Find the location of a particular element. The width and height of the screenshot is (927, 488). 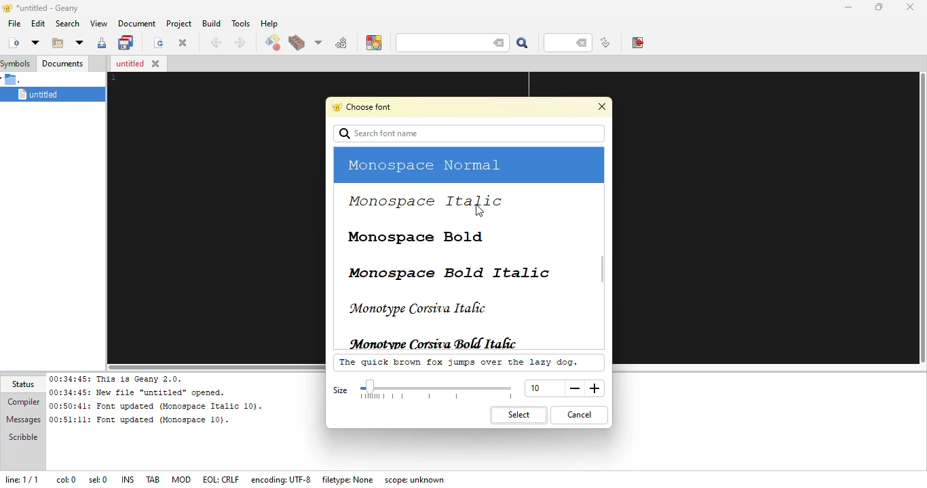

search is located at coordinates (521, 43).